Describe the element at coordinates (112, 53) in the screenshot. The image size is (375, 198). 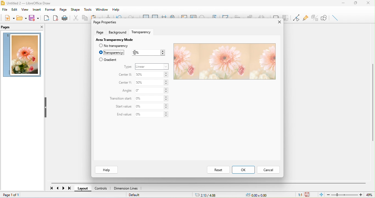
I see `transparency` at that location.